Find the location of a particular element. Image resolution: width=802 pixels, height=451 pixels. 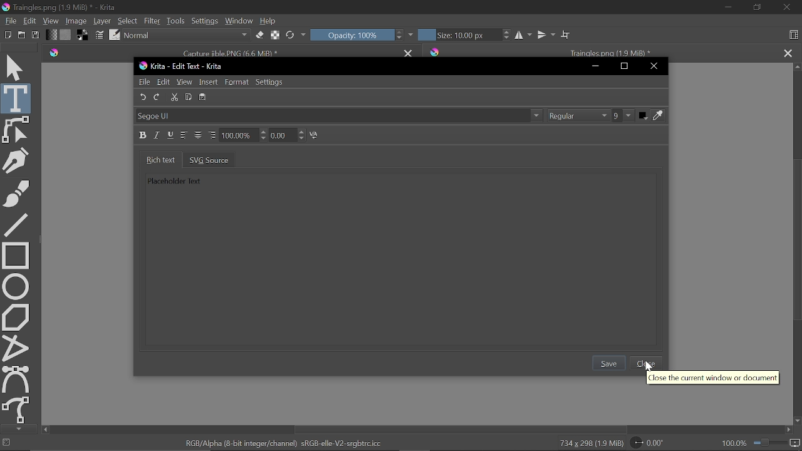

Font style is located at coordinates (578, 116).